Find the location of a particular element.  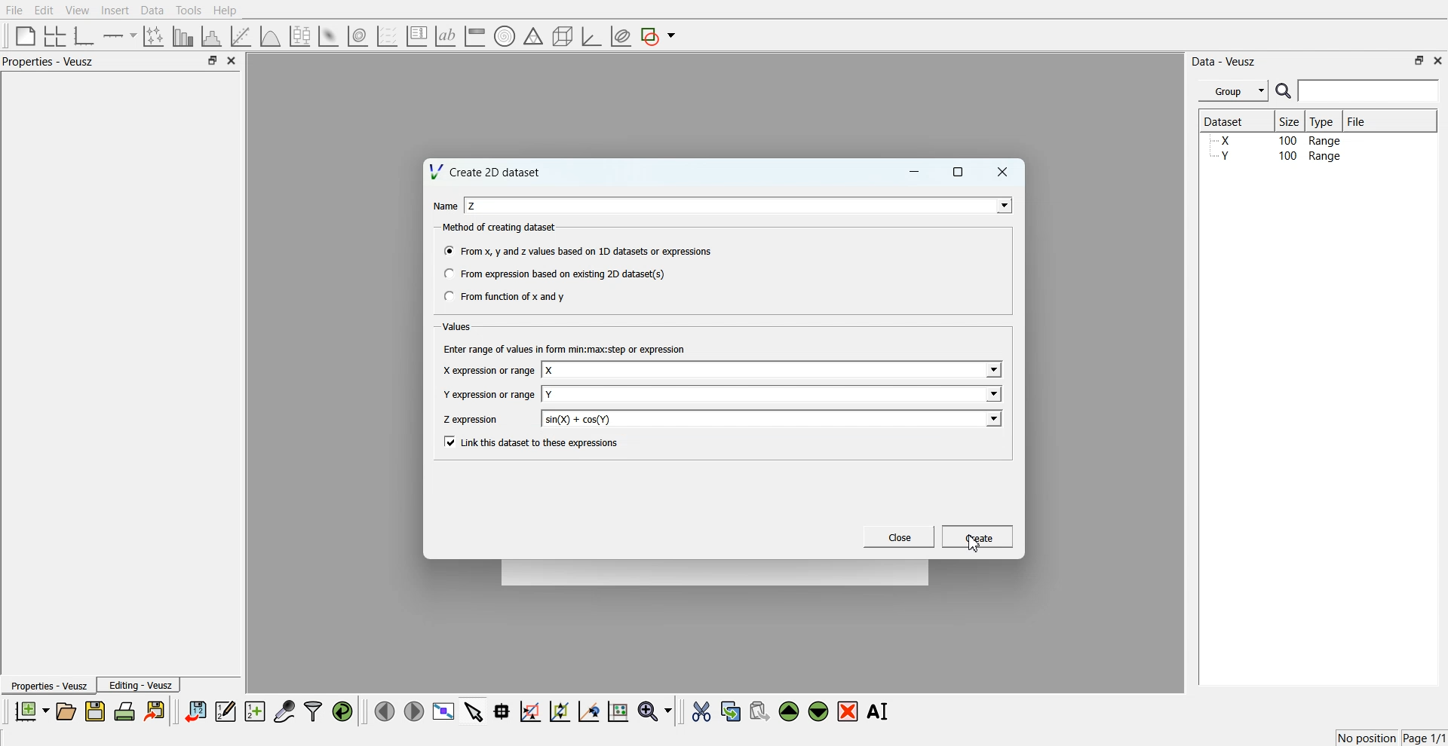

Save the document is located at coordinates (95, 711).